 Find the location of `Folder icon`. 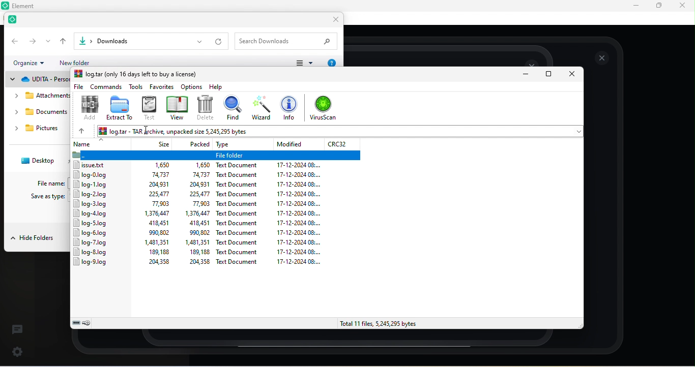

Folder icon is located at coordinates (81, 155).